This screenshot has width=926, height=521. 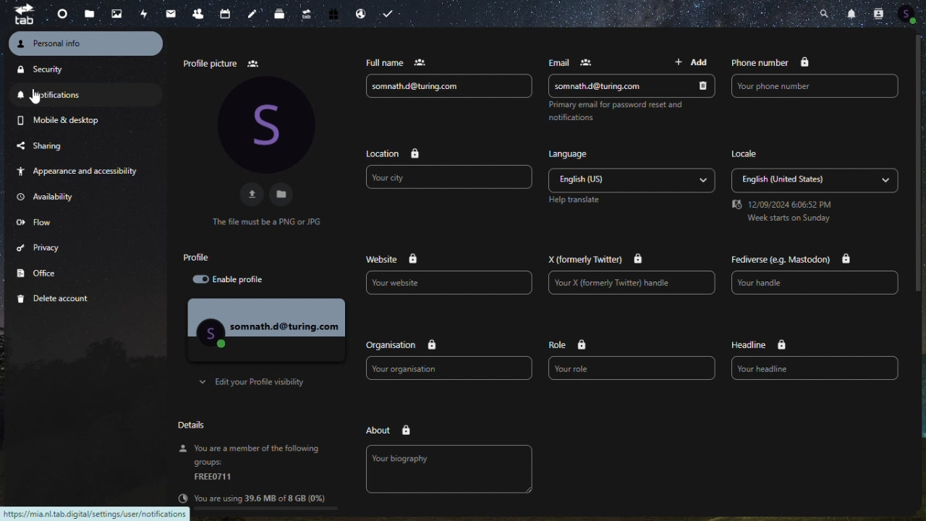 What do you see at coordinates (305, 14) in the screenshot?
I see `upgrade` at bounding box center [305, 14].